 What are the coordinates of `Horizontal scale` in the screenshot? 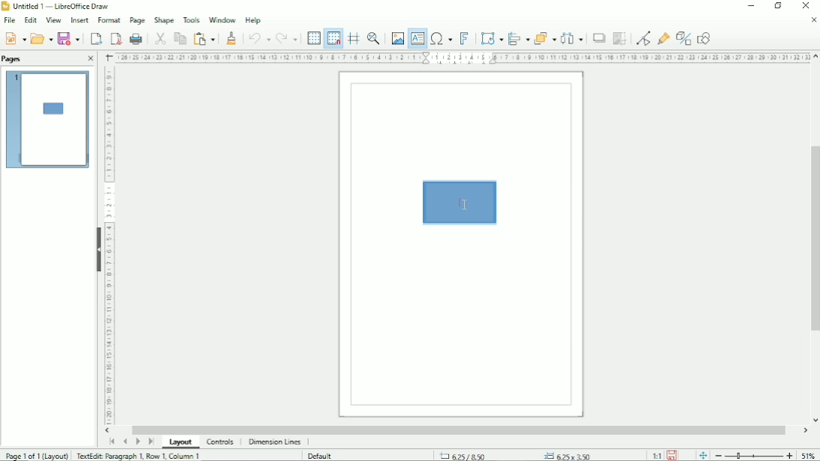 It's located at (463, 58).